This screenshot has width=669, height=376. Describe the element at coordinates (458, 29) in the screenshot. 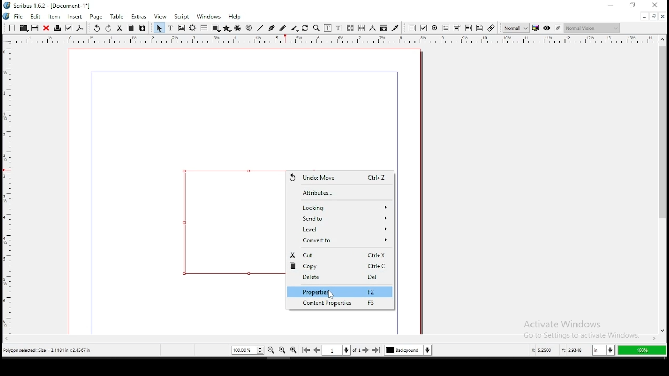

I see `pdf list box` at that location.